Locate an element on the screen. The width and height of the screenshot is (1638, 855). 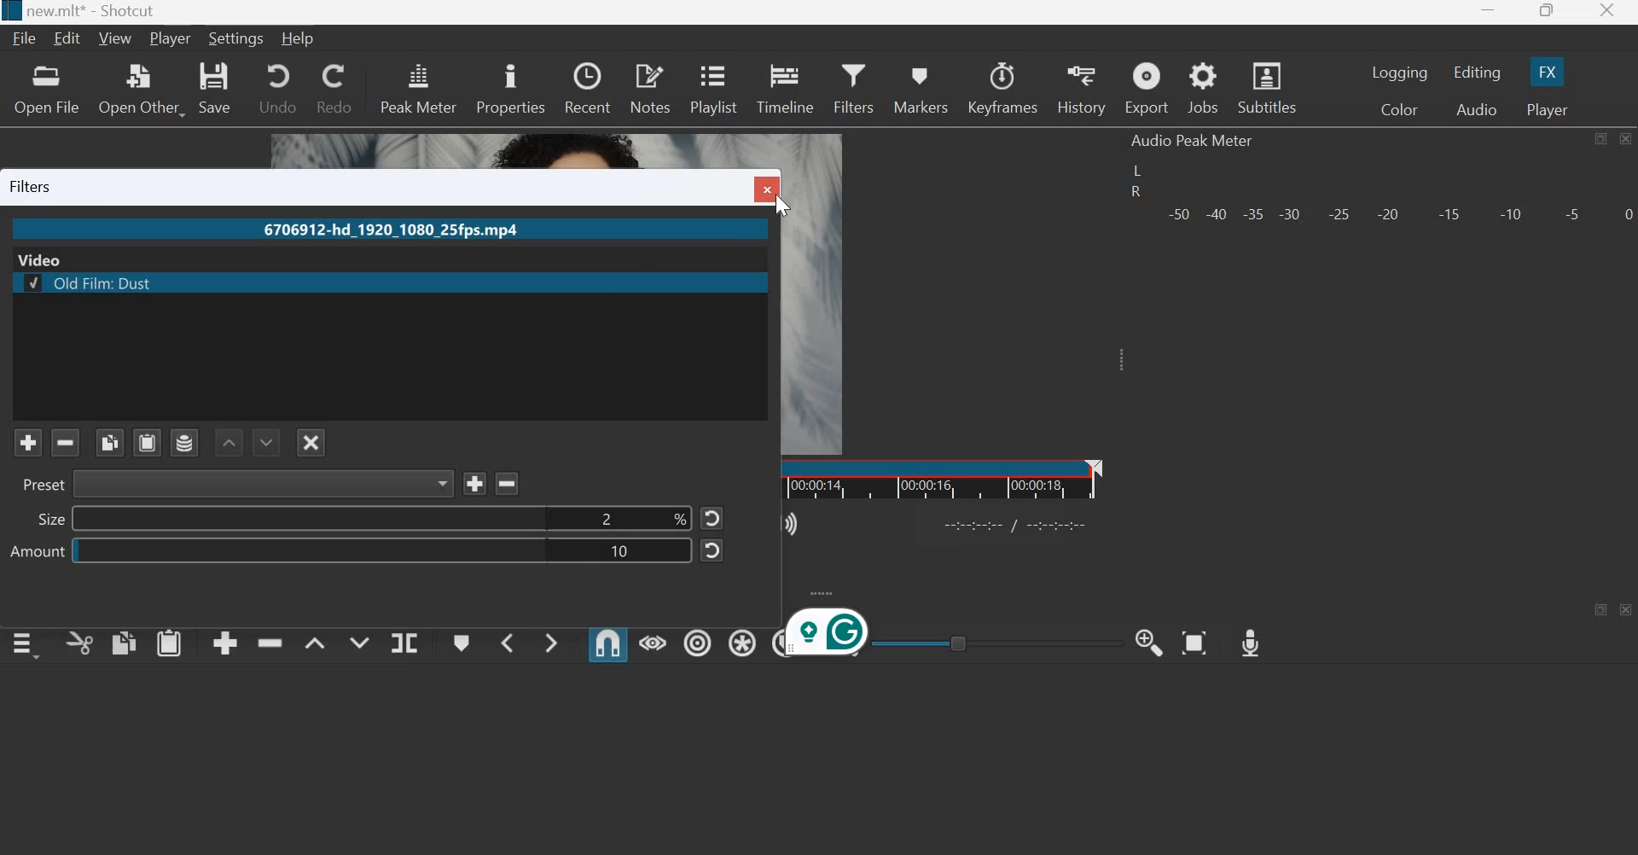
toggle is located at coordinates (997, 641).